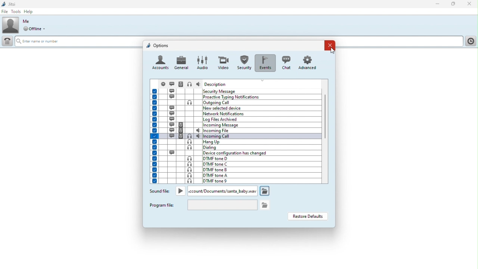 The image size is (478, 269). Describe the element at coordinates (30, 12) in the screenshot. I see `help` at that location.